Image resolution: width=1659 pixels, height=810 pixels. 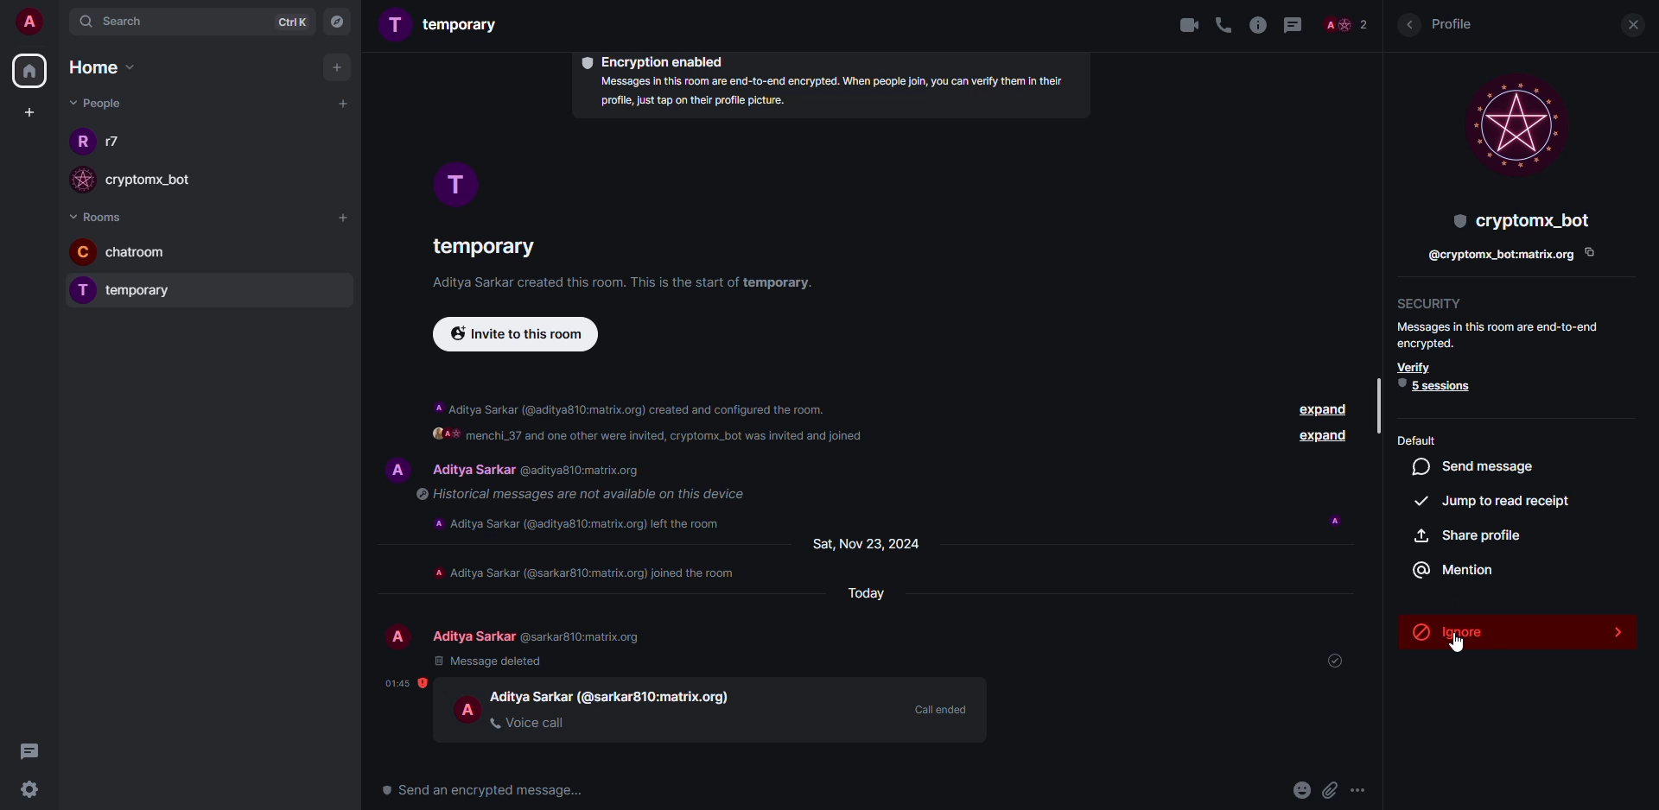 I want to click on info, so click(x=629, y=283).